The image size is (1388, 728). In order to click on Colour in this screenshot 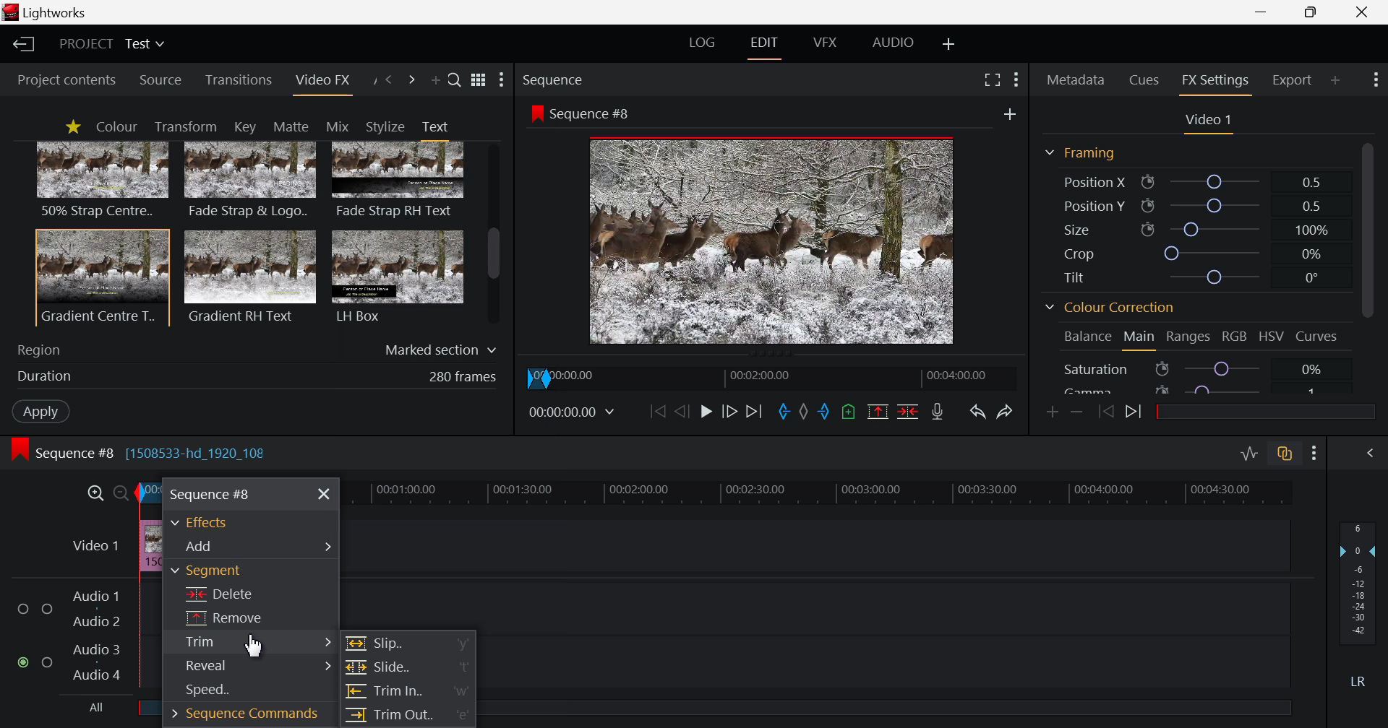, I will do `click(116, 127)`.